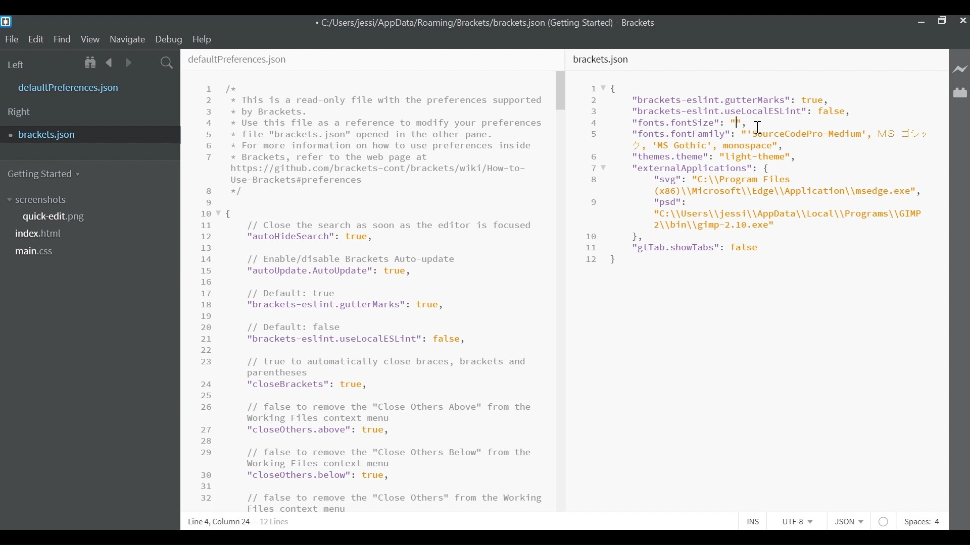  What do you see at coordinates (19, 113) in the screenshot?
I see `Right` at bounding box center [19, 113].